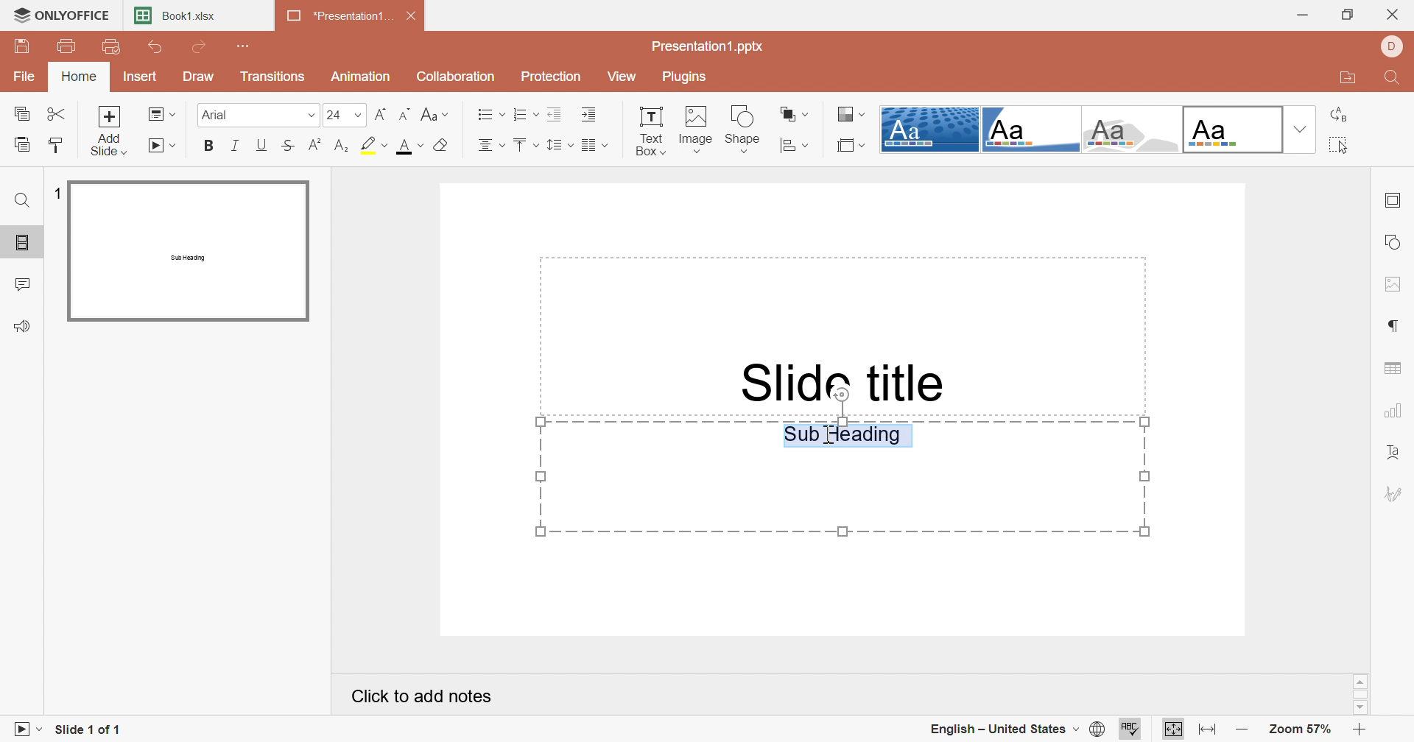  Describe the element at coordinates (795, 145) in the screenshot. I see `Align shape` at that location.